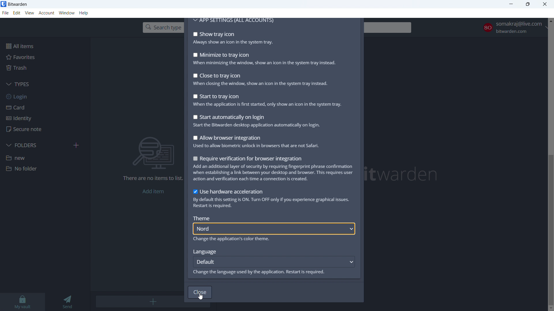 The width and height of the screenshot is (554, 311). What do you see at coordinates (273, 168) in the screenshot?
I see `rewquire verification for browser integration` at bounding box center [273, 168].